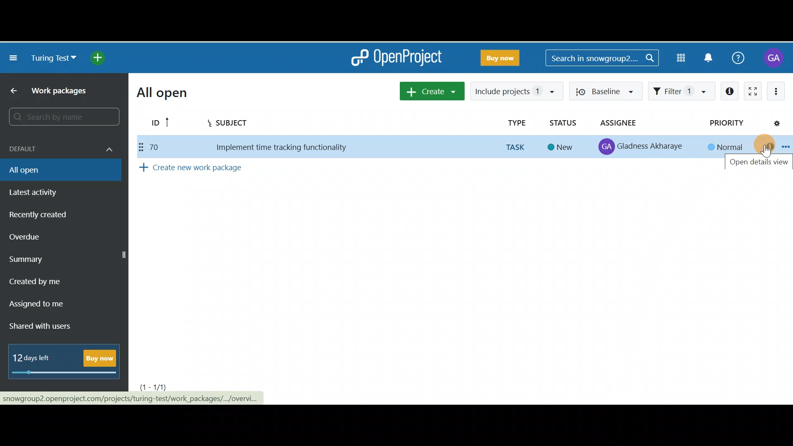 Image resolution: width=793 pixels, height=446 pixels. What do you see at coordinates (733, 90) in the screenshot?
I see `Open details view` at bounding box center [733, 90].